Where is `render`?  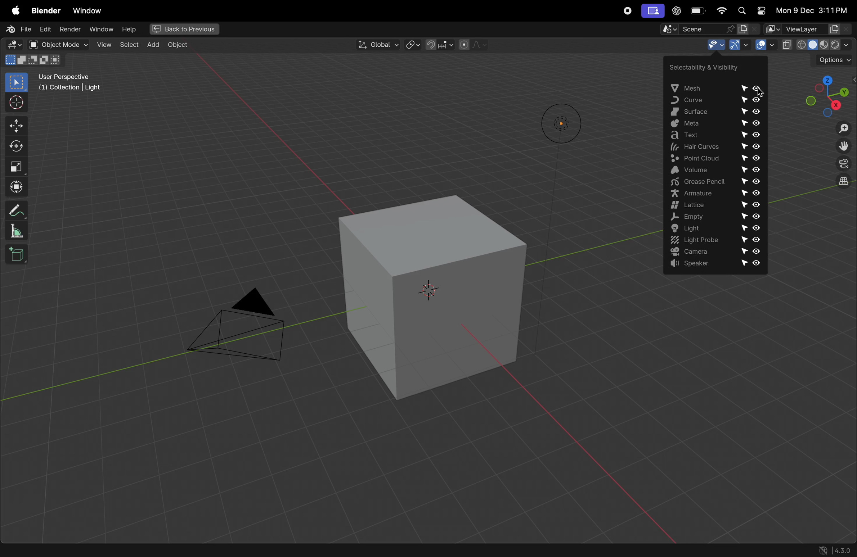 render is located at coordinates (69, 31).